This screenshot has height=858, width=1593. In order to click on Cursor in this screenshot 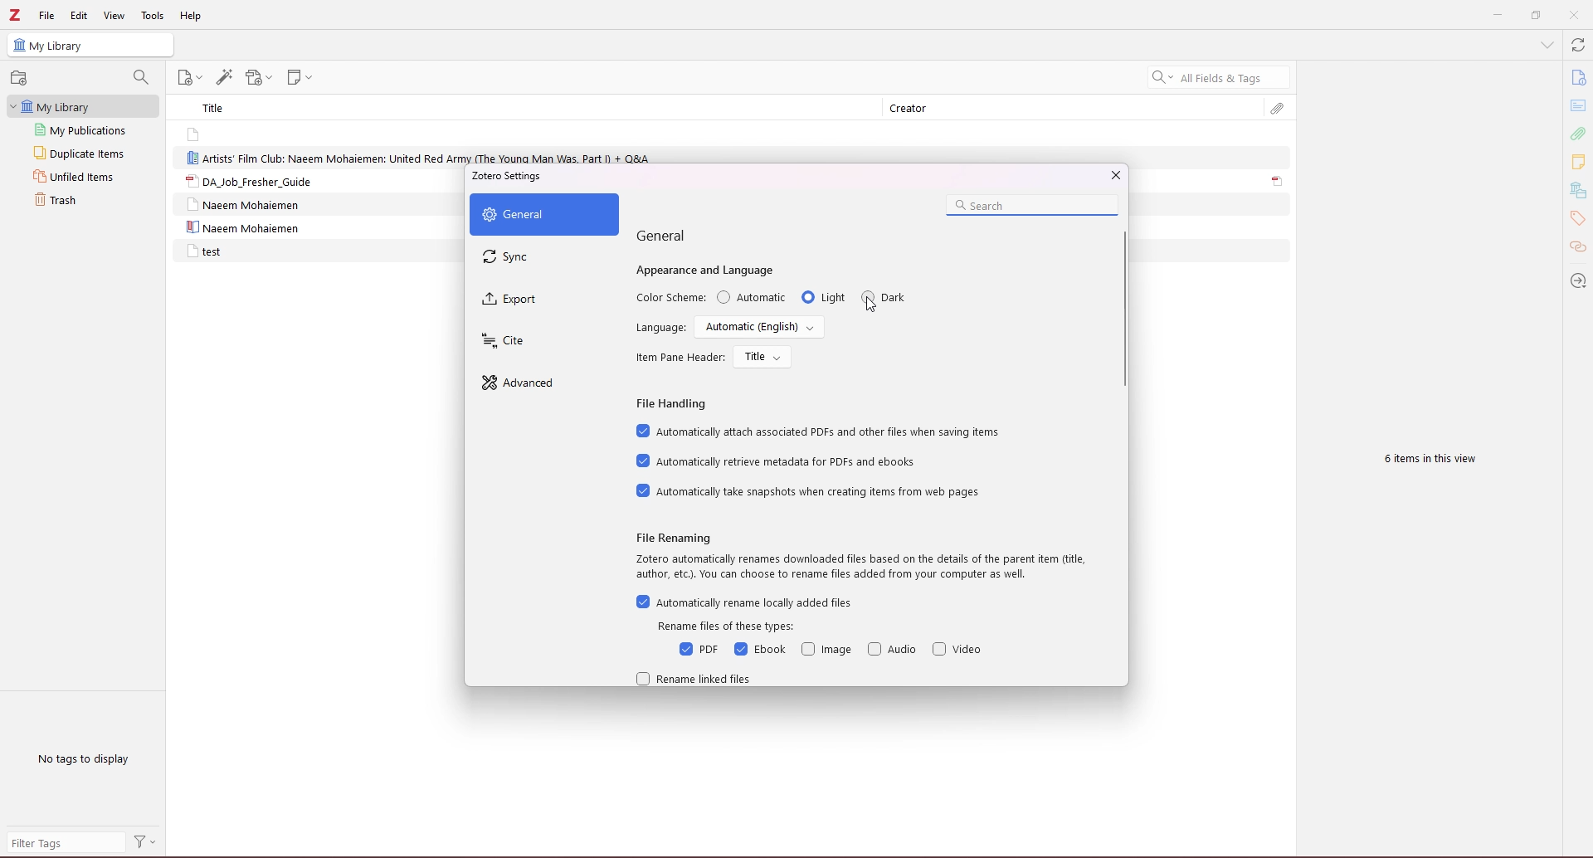, I will do `click(870, 305)`.